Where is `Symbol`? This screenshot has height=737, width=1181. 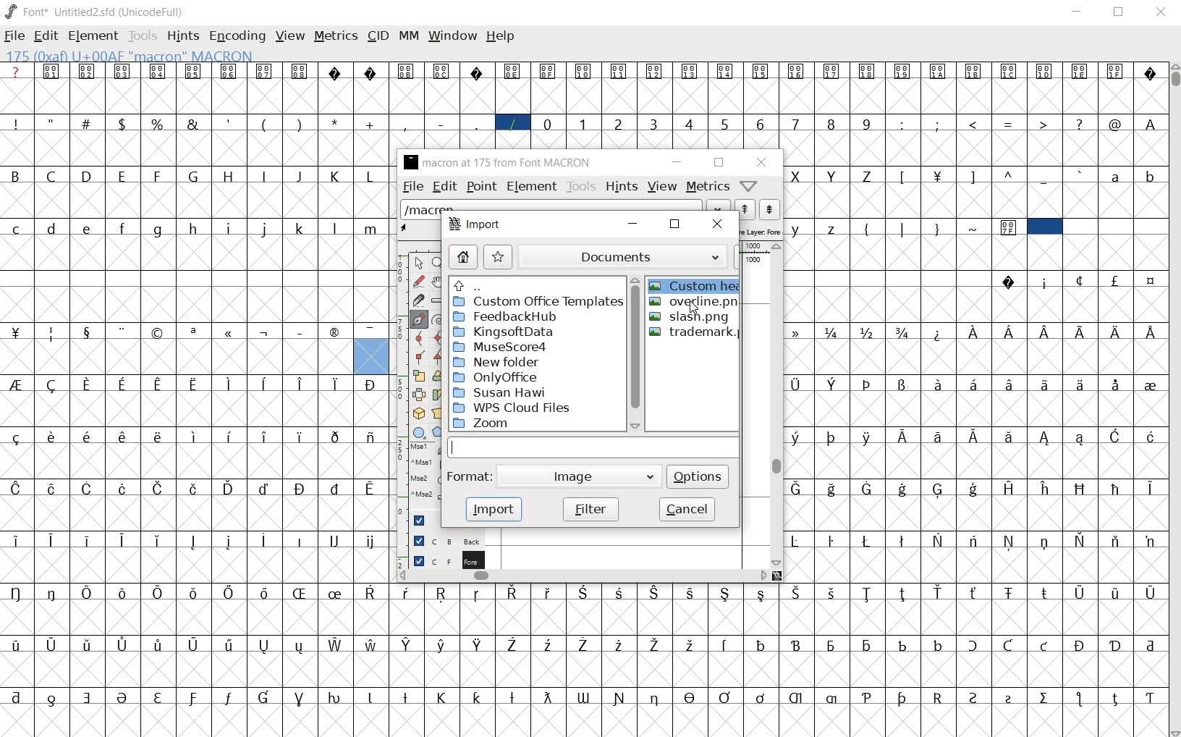 Symbol is located at coordinates (408, 591).